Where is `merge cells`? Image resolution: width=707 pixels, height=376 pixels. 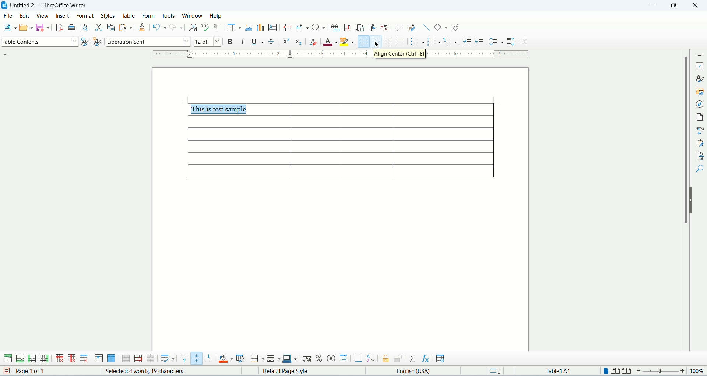 merge cells is located at coordinates (126, 359).